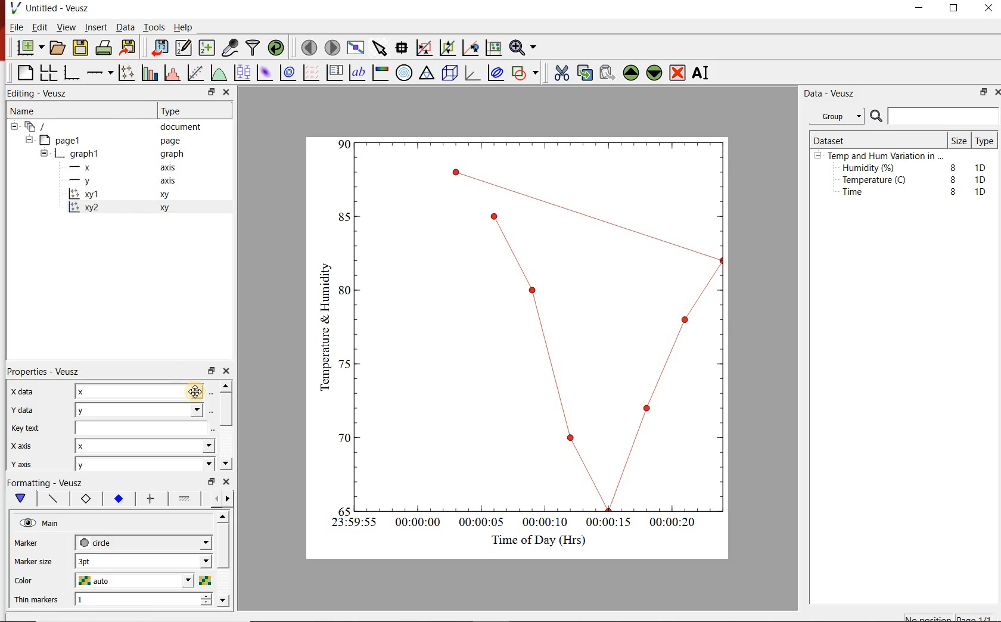 The height and width of the screenshot is (622, 1001). Describe the element at coordinates (228, 483) in the screenshot. I see `close` at that location.